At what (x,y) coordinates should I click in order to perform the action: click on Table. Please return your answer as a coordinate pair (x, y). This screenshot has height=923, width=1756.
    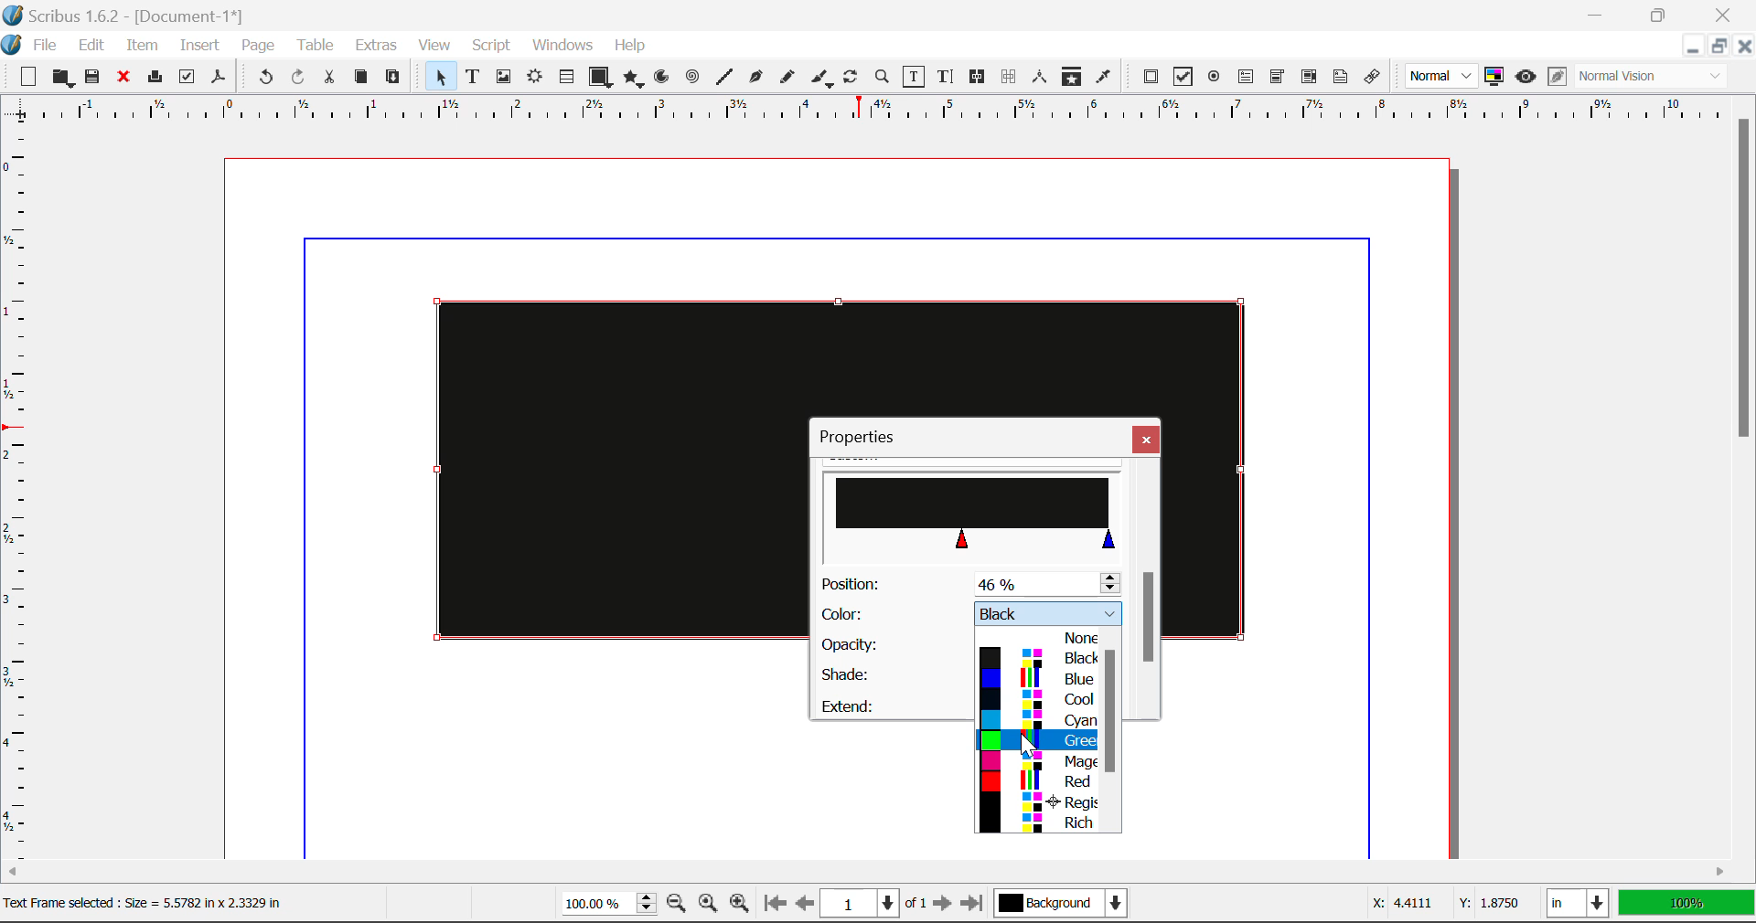
    Looking at the image, I should click on (314, 47).